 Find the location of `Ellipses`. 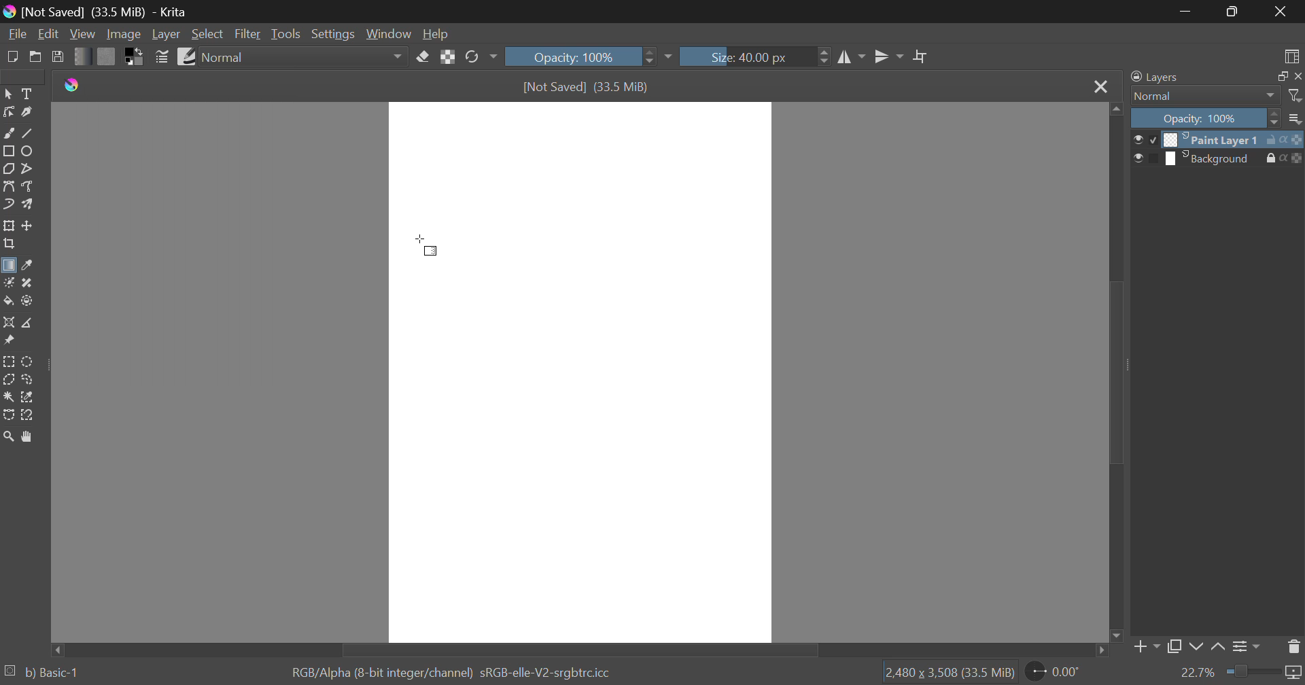

Ellipses is located at coordinates (28, 151).